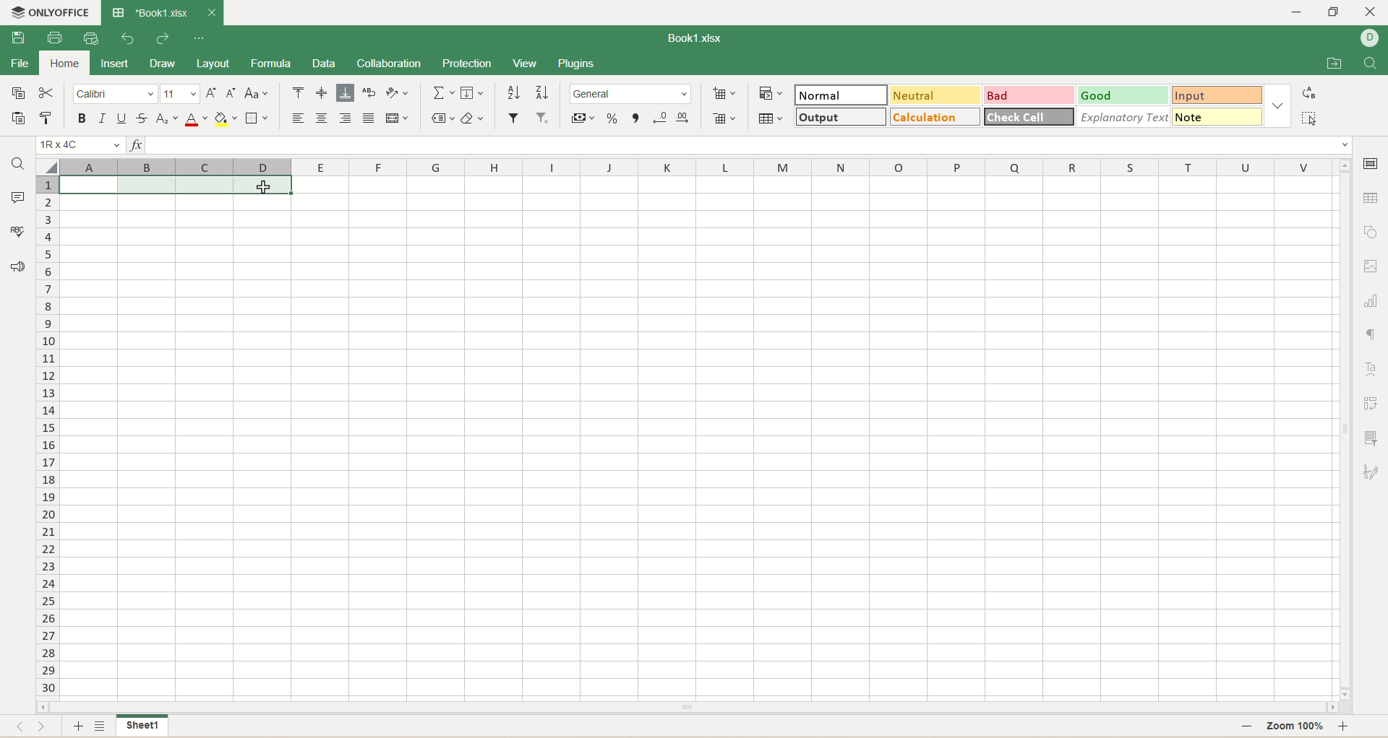  Describe the element at coordinates (177, 186) in the screenshot. I see `selected cells` at that location.